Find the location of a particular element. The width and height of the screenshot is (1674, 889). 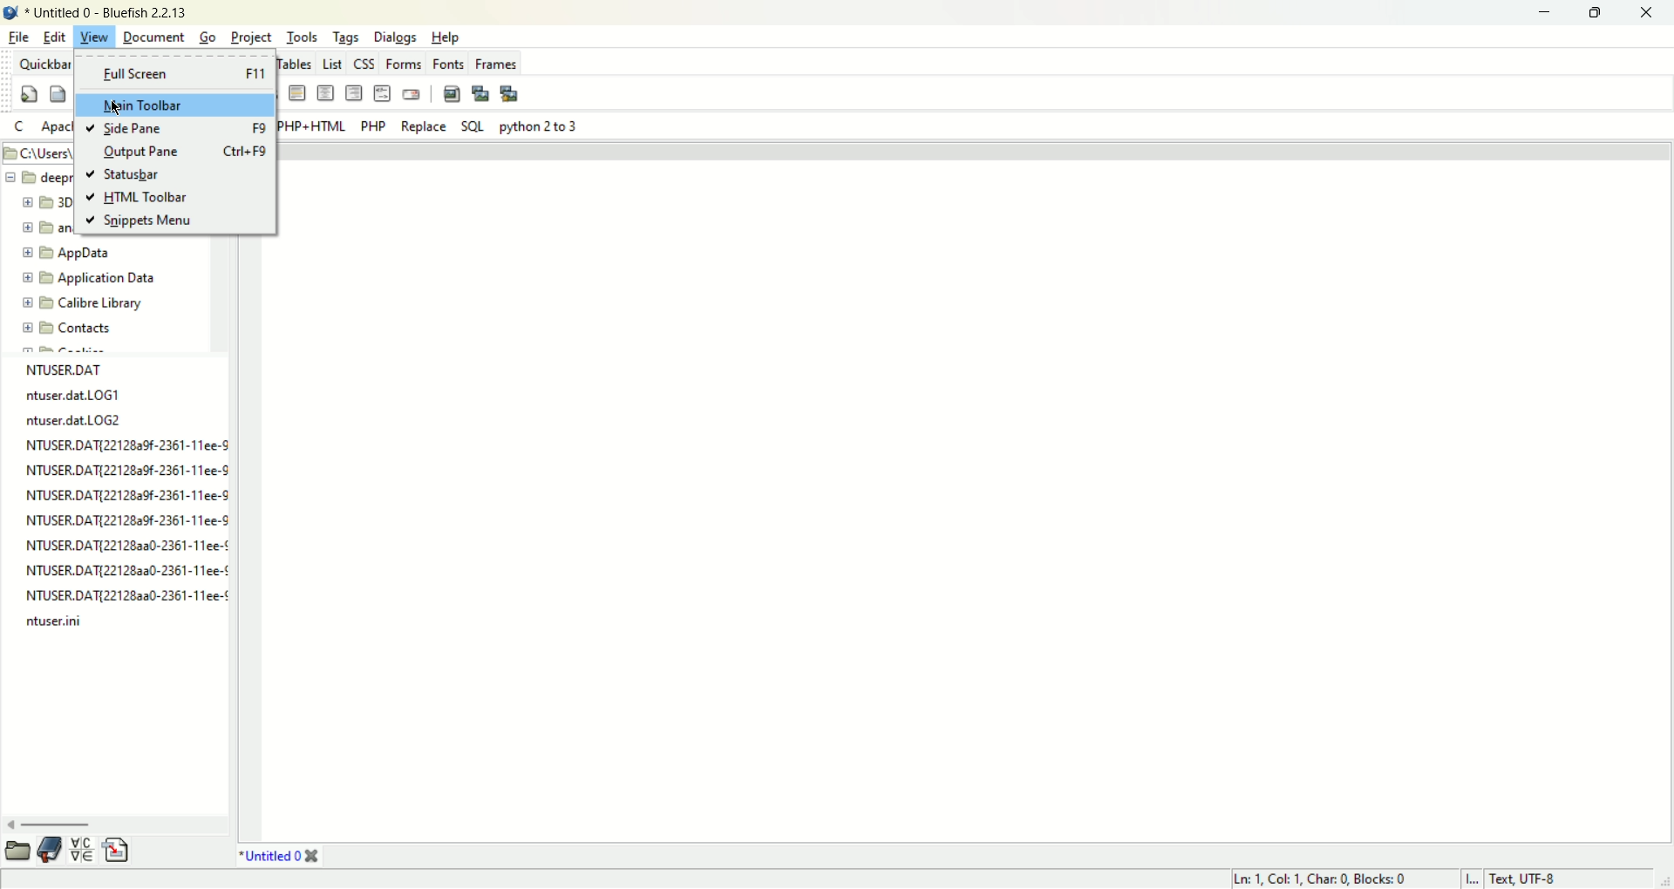

HTML comment is located at coordinates (382, 92).